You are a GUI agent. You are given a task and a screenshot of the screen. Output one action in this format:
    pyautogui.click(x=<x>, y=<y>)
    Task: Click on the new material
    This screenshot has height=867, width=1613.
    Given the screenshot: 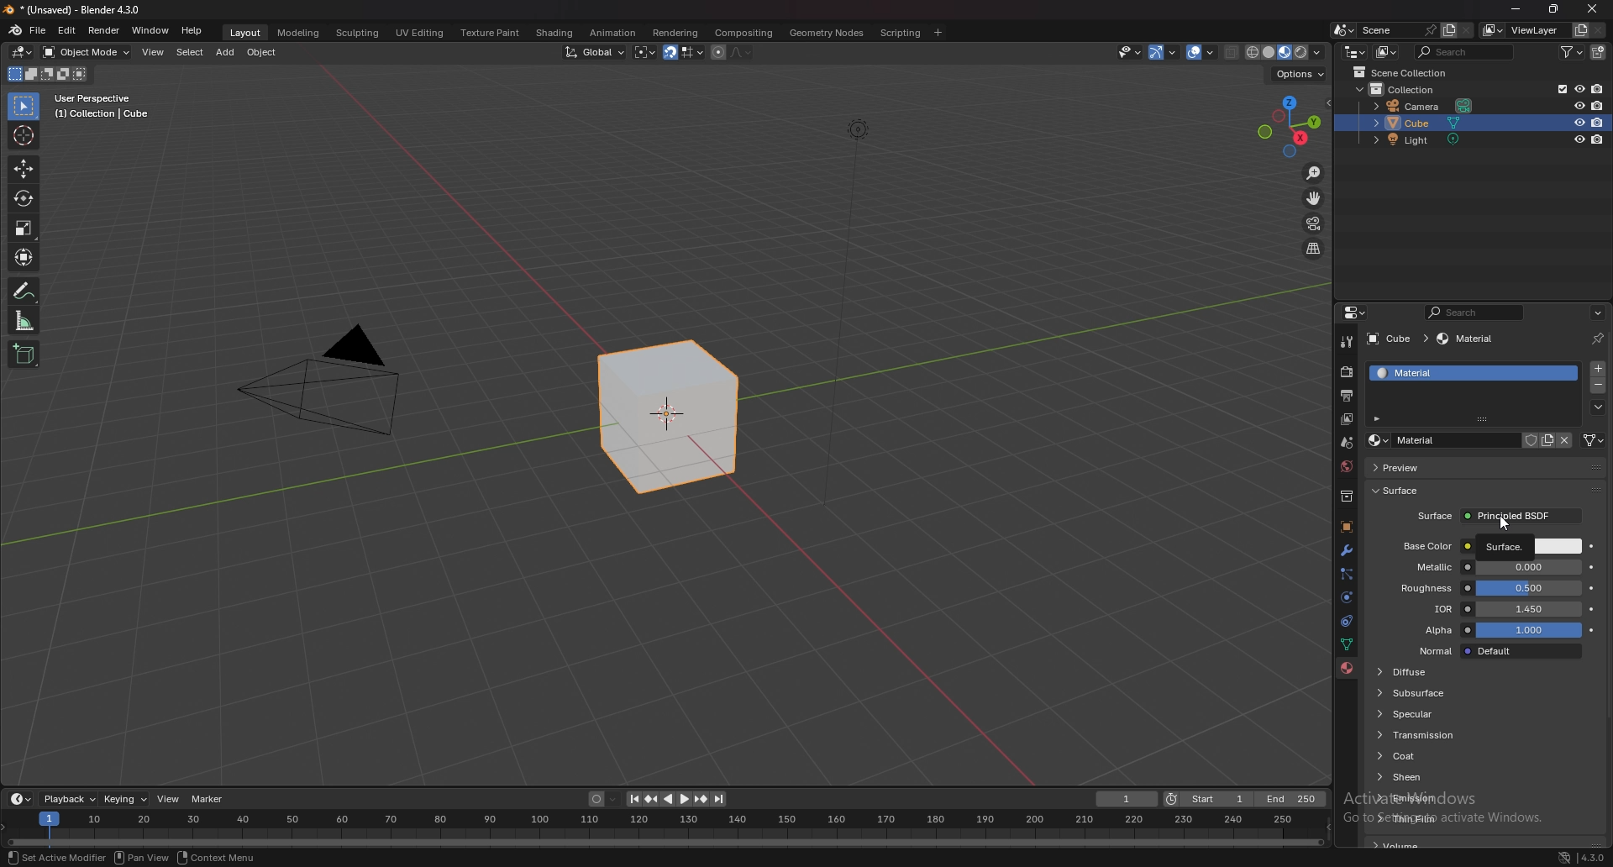 What is the action you would take?
    pyautogui.click(x=1547, y=440)
    